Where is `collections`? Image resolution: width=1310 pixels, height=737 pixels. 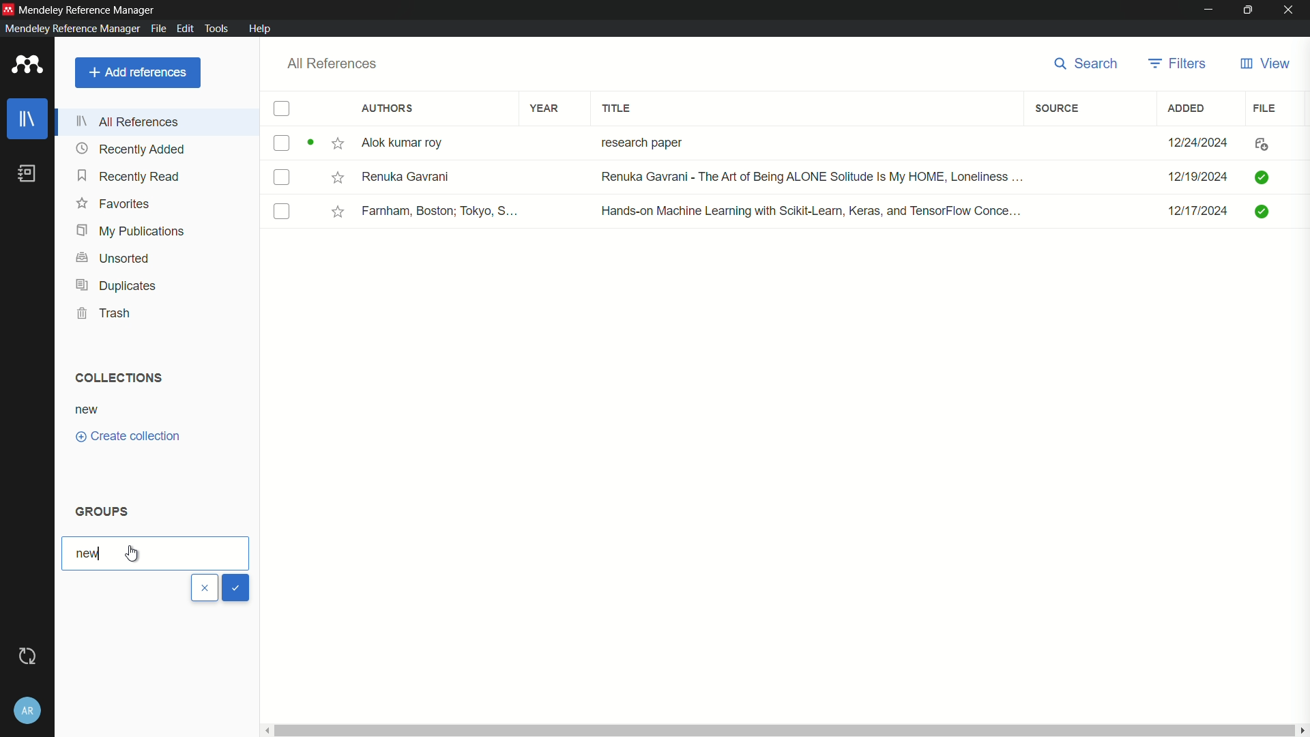
collections is located at coordinates (115, 377).